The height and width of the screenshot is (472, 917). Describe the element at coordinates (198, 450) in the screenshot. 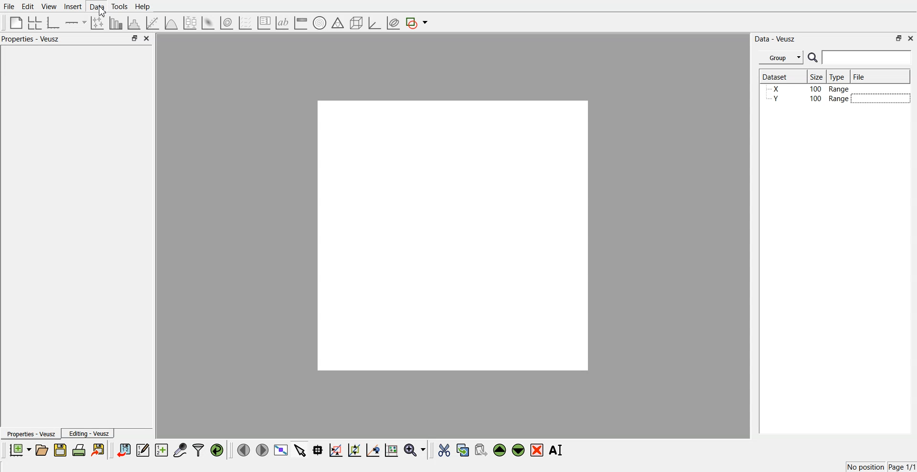

I see `Filter dataset` at that location.